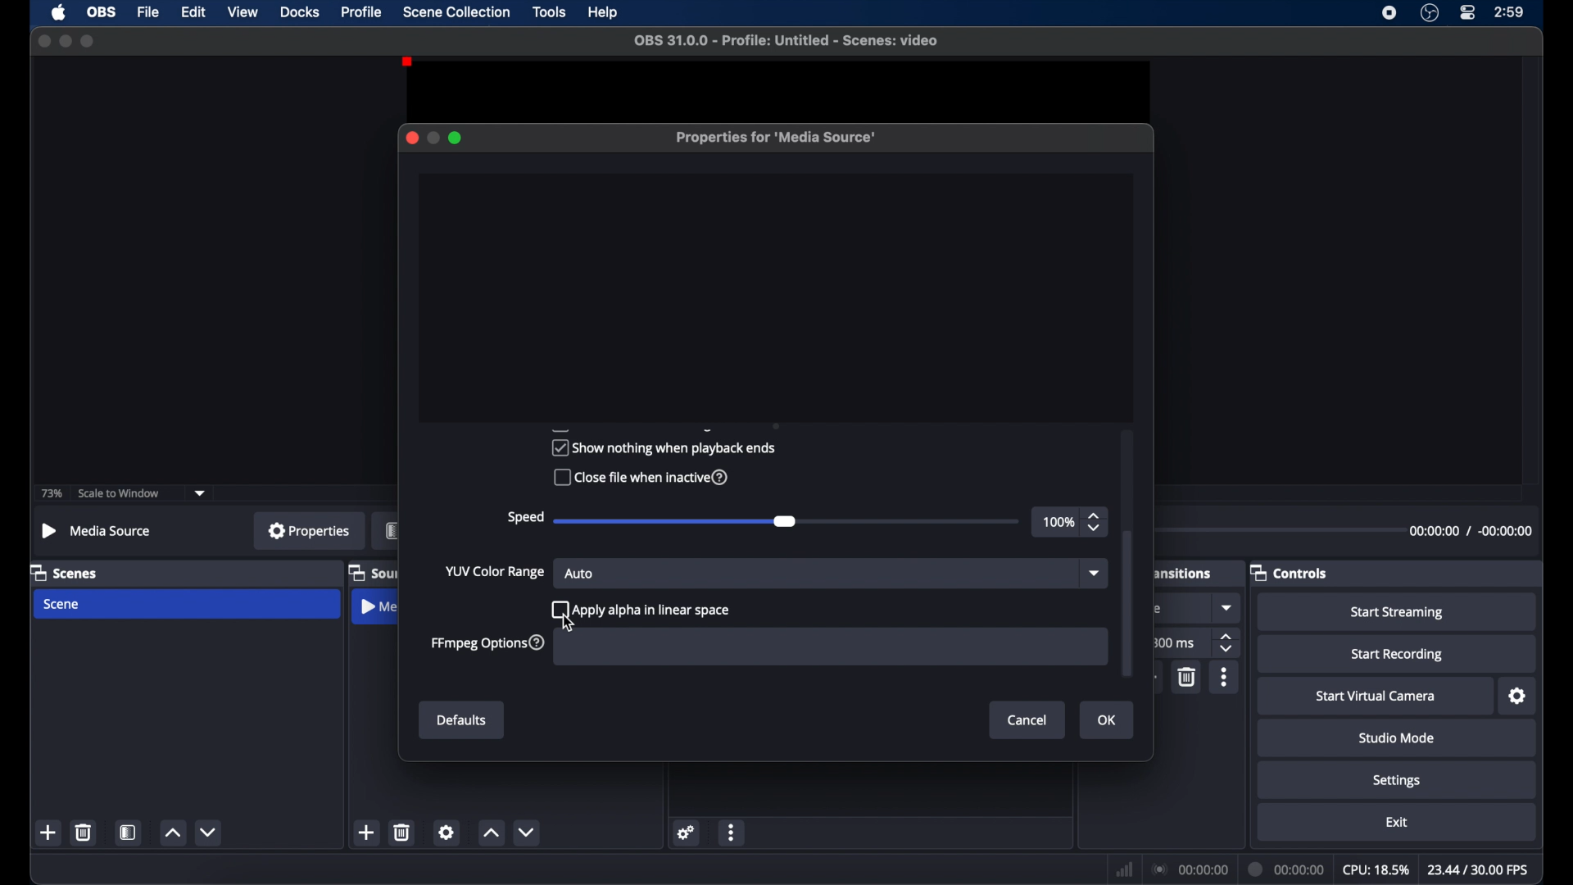 The image size is (1573, 885). Describe the element at coordinates (103, 12) in the screenshot. I see `ob` at that location.